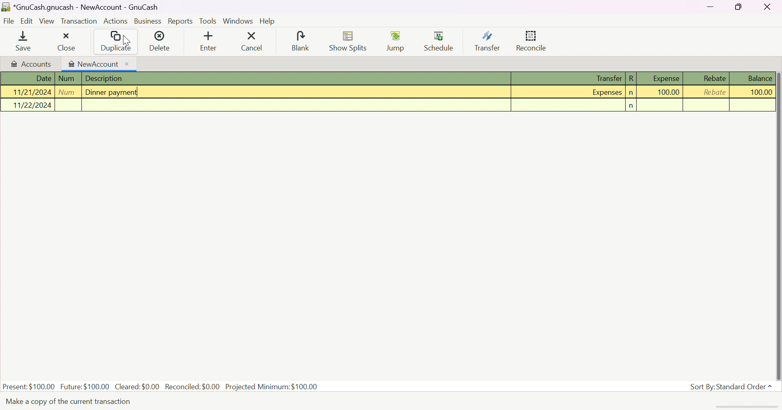  I want to click on Cancel, so click(251, 41).